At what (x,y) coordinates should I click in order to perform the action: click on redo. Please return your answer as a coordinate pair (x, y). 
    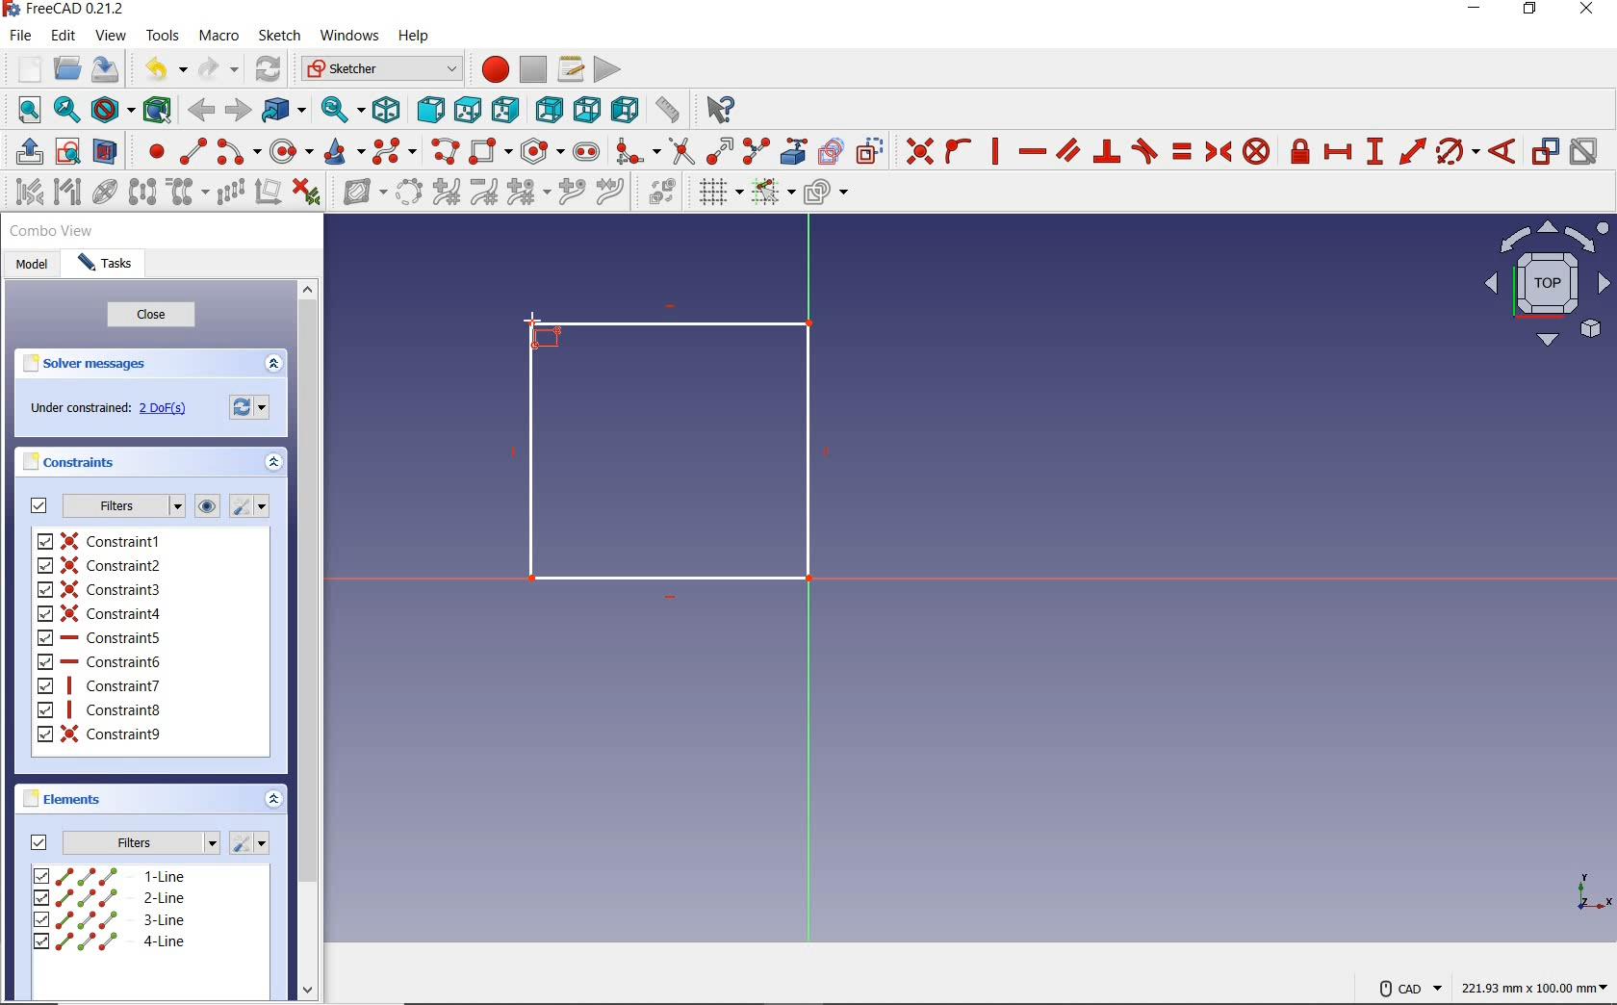
    Looking at the image, I should click on (218, 69).